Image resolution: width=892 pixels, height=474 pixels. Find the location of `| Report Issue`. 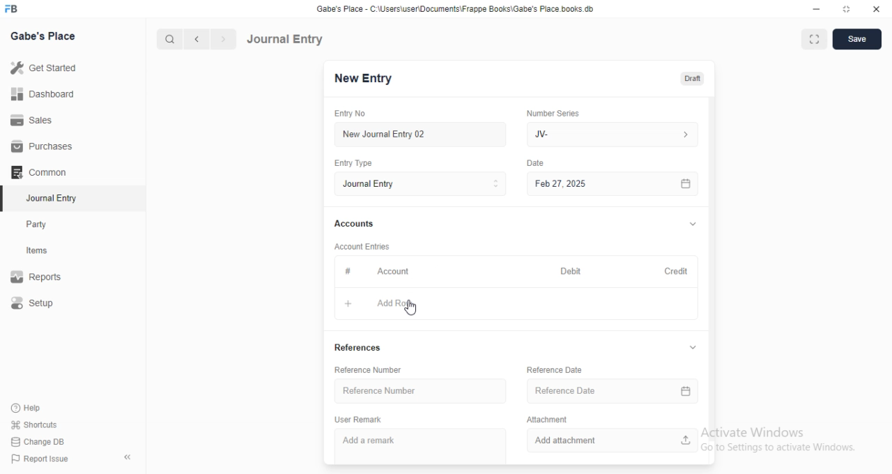

| Report Issue is located at coordinates (41, 459).